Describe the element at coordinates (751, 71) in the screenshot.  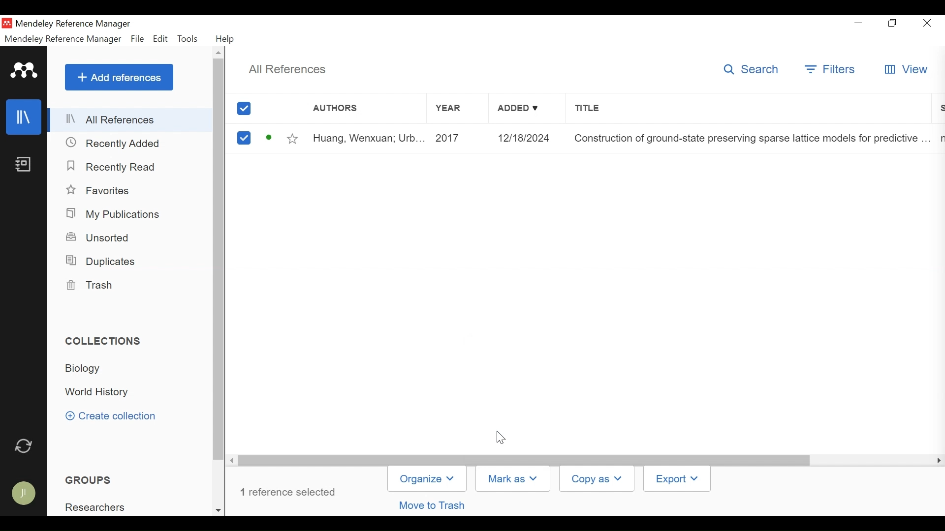
I see `Search` at that location.